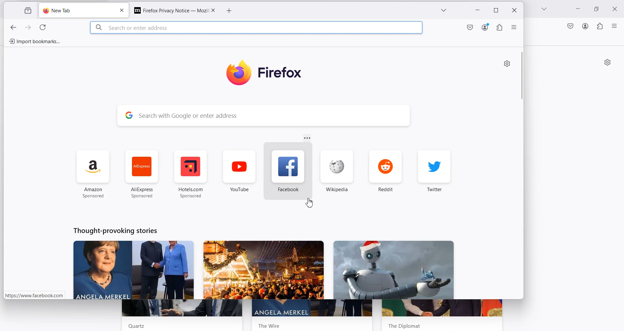 This screenshot has width=624, height=331. Describe the element at coordinates (134, 326) in the screenshot. I see `Quartz` at that location.